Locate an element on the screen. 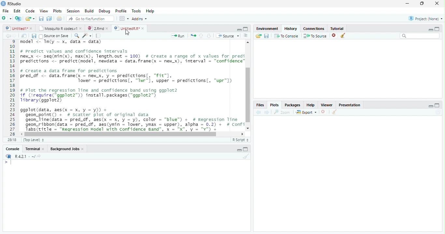 Image resolution: width=445 pixels, height=234 pixels. Background Jobs is located at coordinates (67, 149).